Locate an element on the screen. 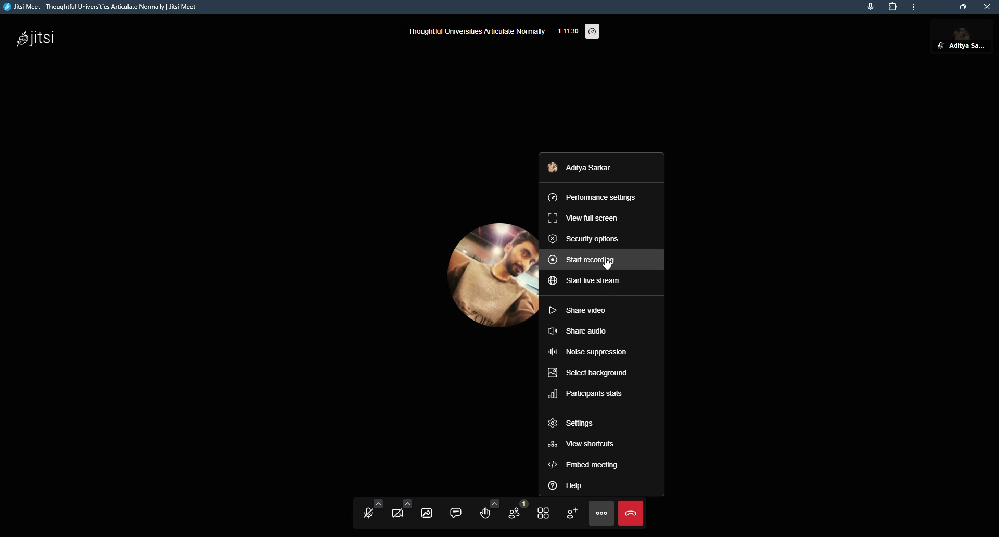 The image size is (999, 537). invite people is located at coordinates (571, 513).